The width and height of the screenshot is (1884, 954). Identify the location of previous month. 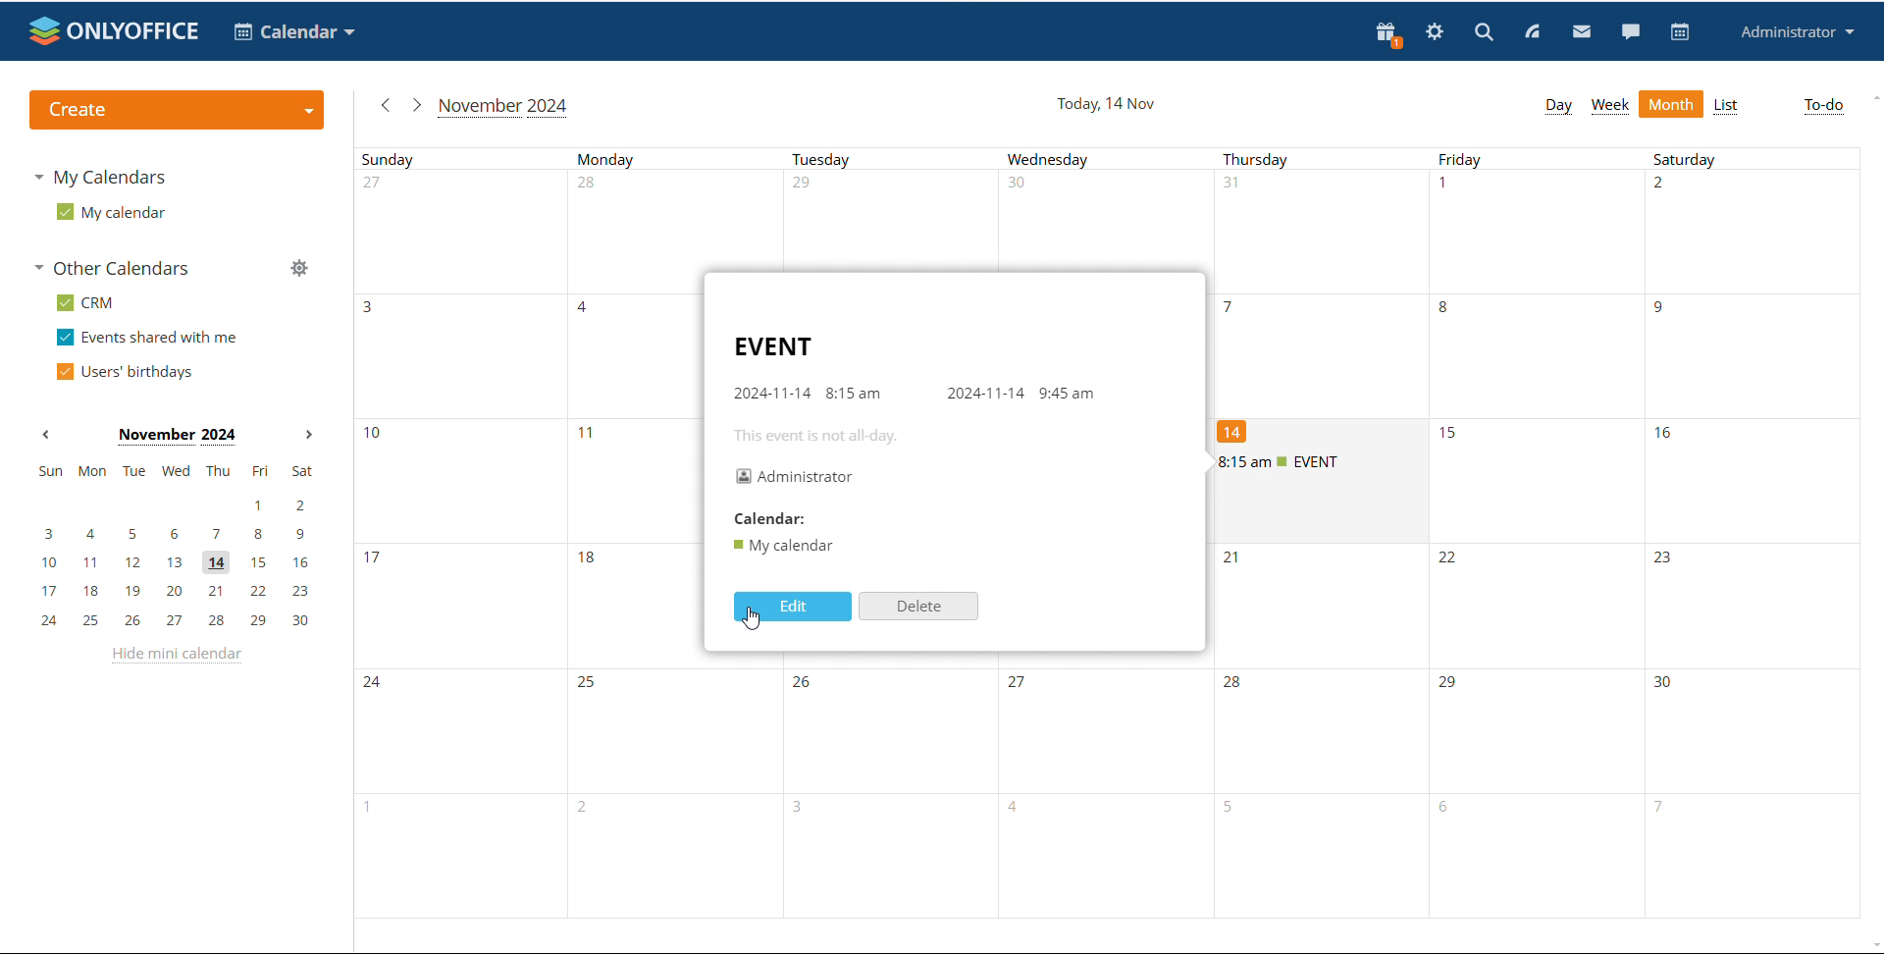
(383, 106).